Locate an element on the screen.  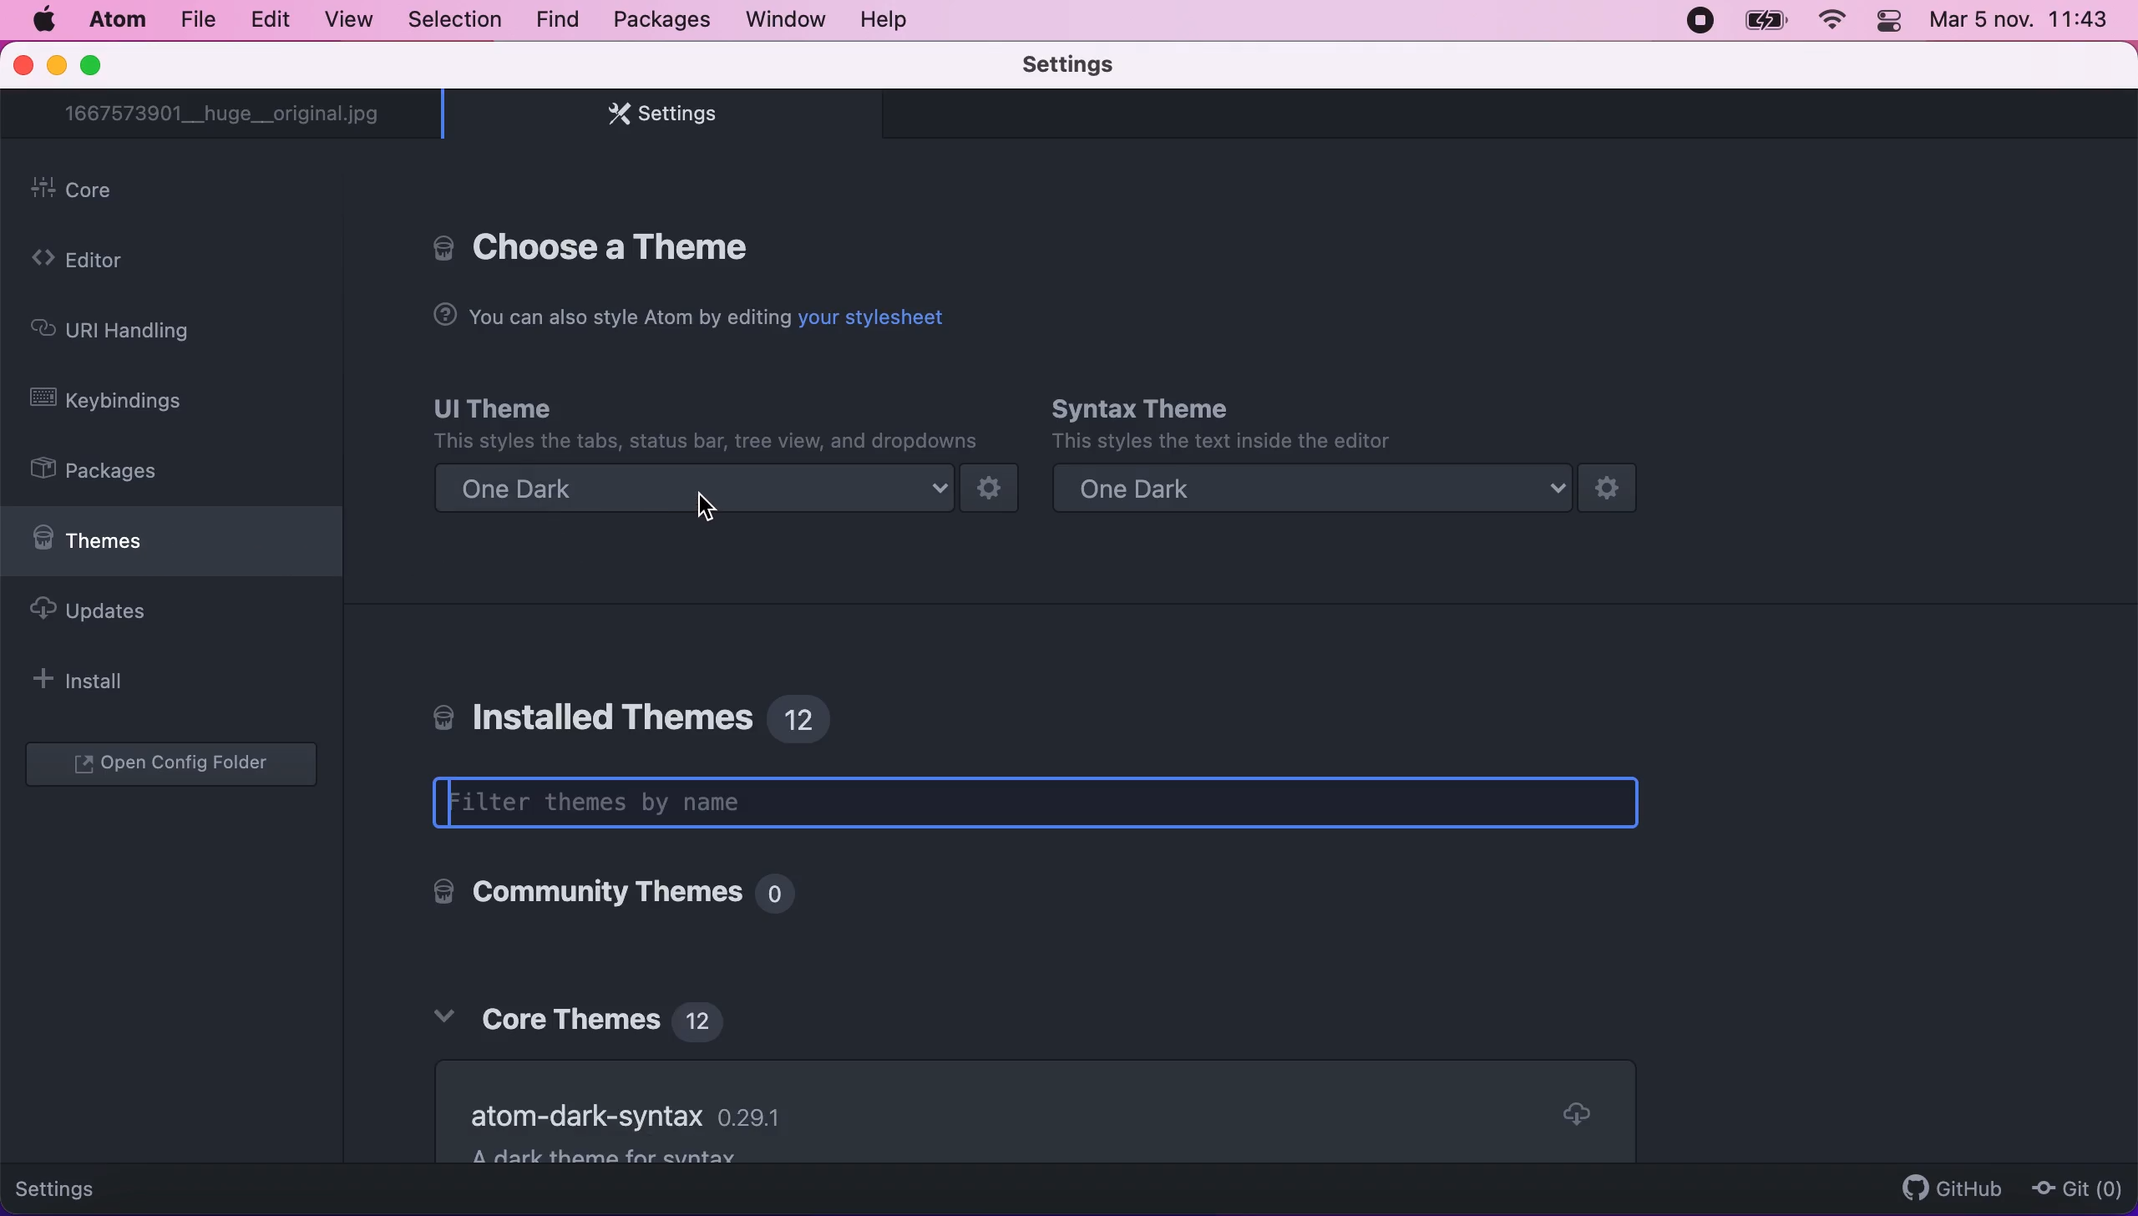
selection is located at coordinates (453, 20).